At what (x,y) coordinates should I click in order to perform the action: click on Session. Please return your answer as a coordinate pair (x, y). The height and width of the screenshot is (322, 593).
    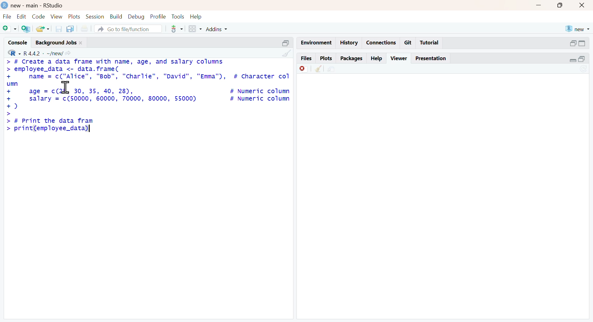
    Looking at the image, I should click on (95, 16).